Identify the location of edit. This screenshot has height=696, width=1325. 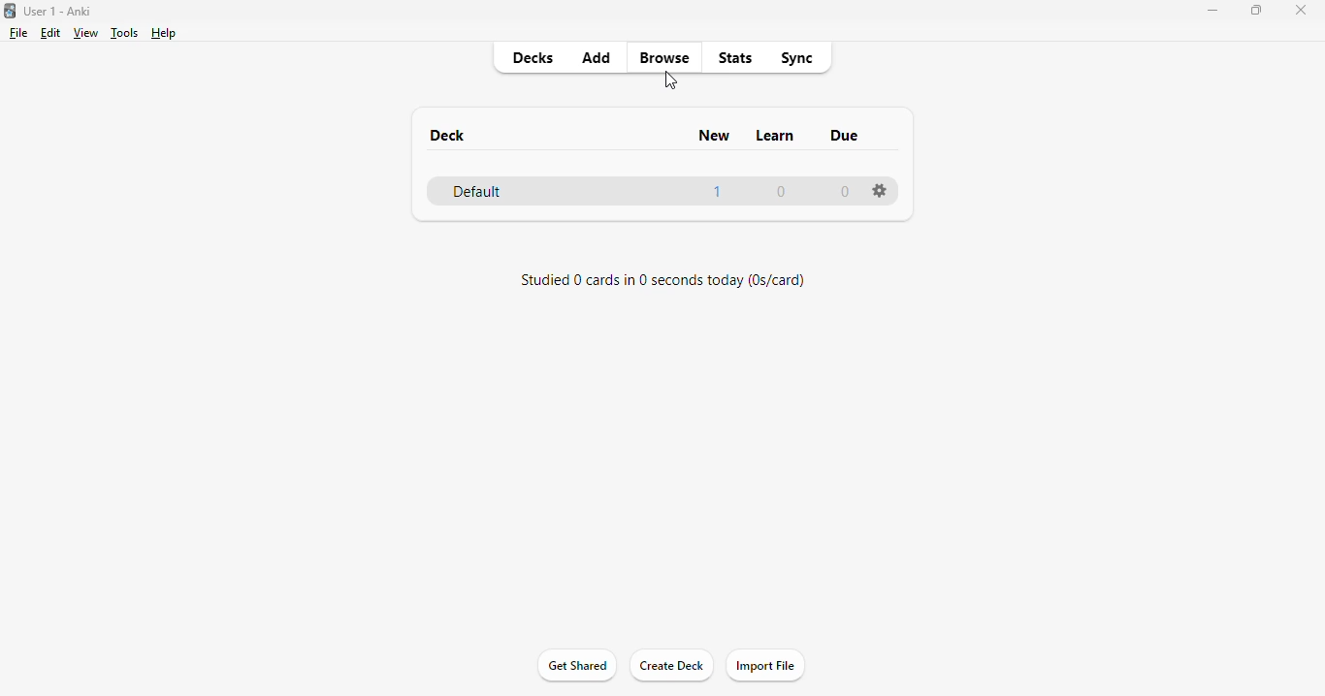
(50, 33).